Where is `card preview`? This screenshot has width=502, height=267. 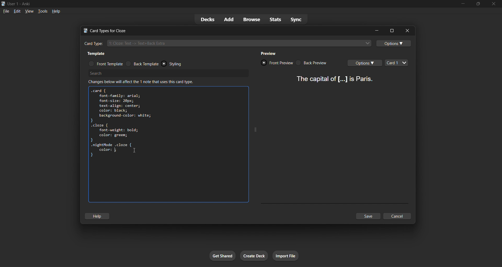
card preview is located at coordinates (334, 82).